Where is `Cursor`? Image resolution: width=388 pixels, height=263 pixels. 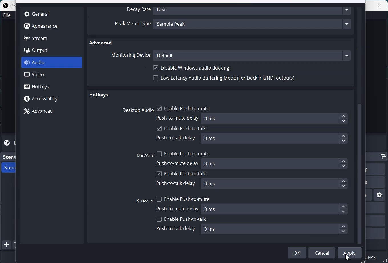
Cursor is located at coordinates (348, 258).